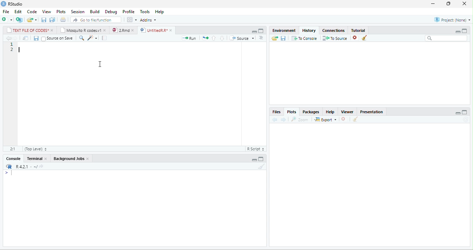 Image resolution: width=473 pixels, height=250 pixels. What do you see at coordinates (275, 119) in the screenshot?
I see `back` at bounding box center [275, 119].